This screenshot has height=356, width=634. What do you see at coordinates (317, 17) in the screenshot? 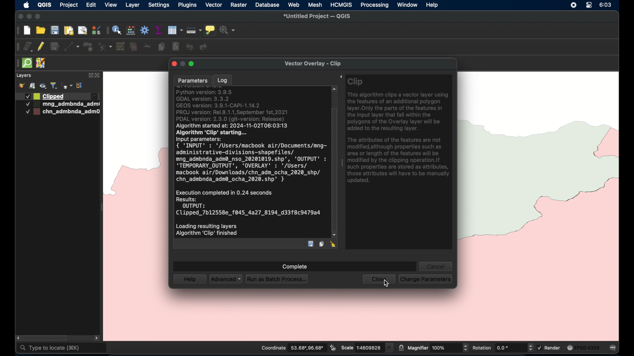
I see `untitled project - QGIS` at bounding box center [317, 17].